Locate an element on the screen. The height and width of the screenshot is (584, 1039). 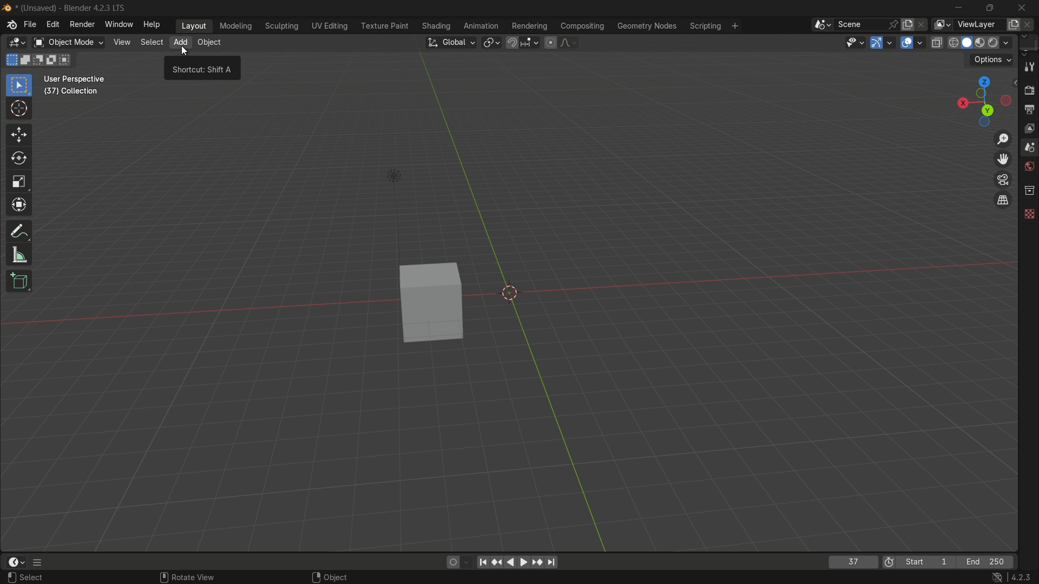
jump keyframe is located at coordinates (538, 562).